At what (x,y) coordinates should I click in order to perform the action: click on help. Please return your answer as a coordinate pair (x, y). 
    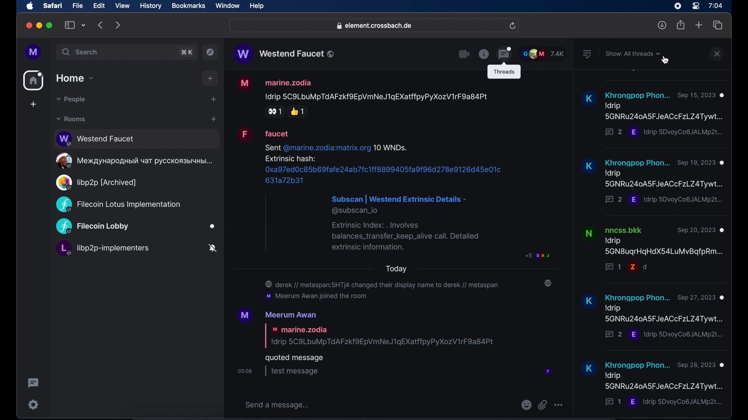
    Looking at the image, I should click on (257, 6).